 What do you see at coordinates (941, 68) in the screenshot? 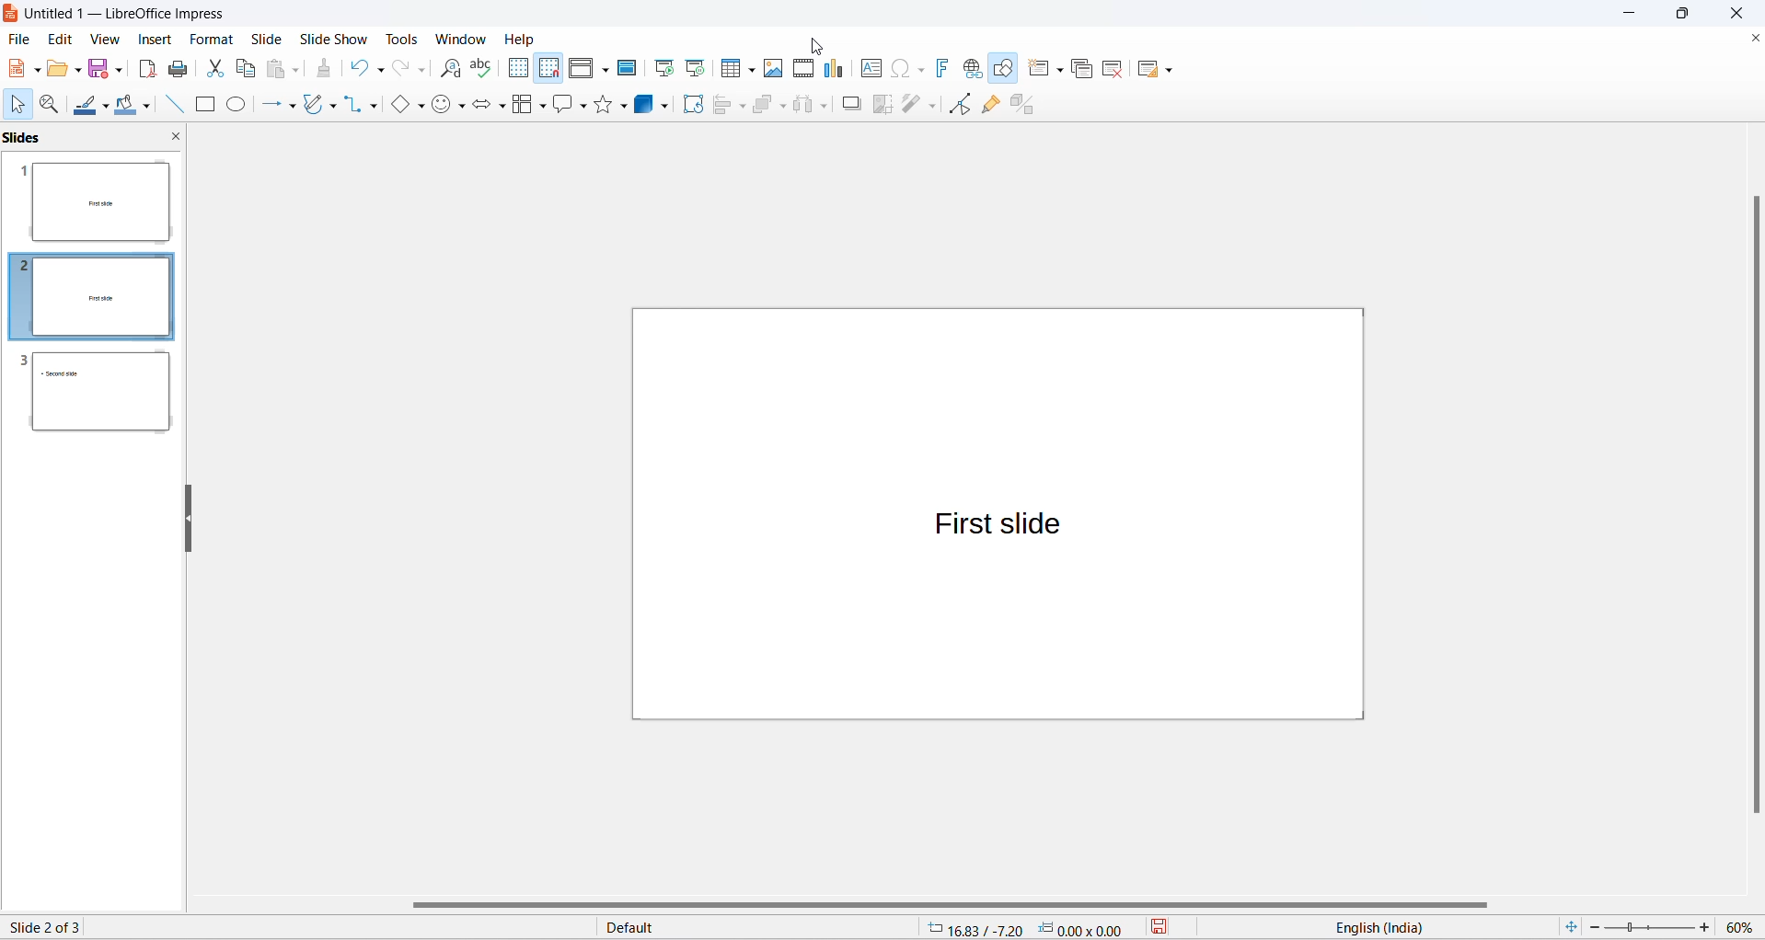
I see `insert fontwork text` at bounding box center [941, 68].